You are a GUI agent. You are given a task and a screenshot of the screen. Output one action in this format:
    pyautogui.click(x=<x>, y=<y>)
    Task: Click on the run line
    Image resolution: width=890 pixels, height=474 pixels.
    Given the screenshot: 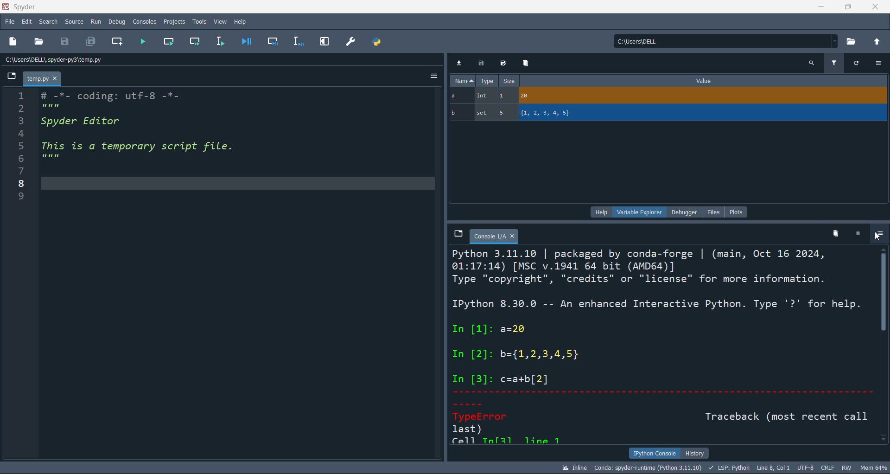 What is the action you would take?
    pyautogui.click(x=219, y=42)
    